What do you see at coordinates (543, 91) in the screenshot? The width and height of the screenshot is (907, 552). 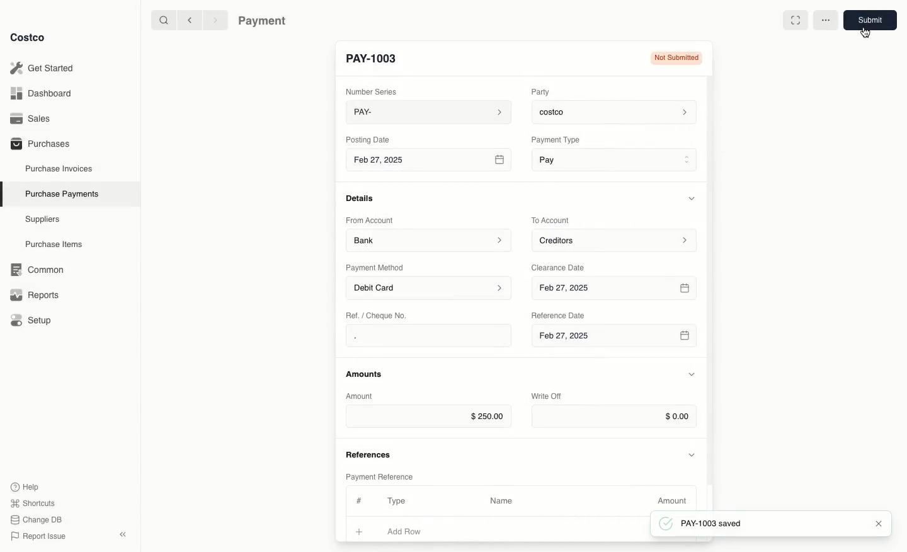 I see `Party` at bounding box center [543, 91].